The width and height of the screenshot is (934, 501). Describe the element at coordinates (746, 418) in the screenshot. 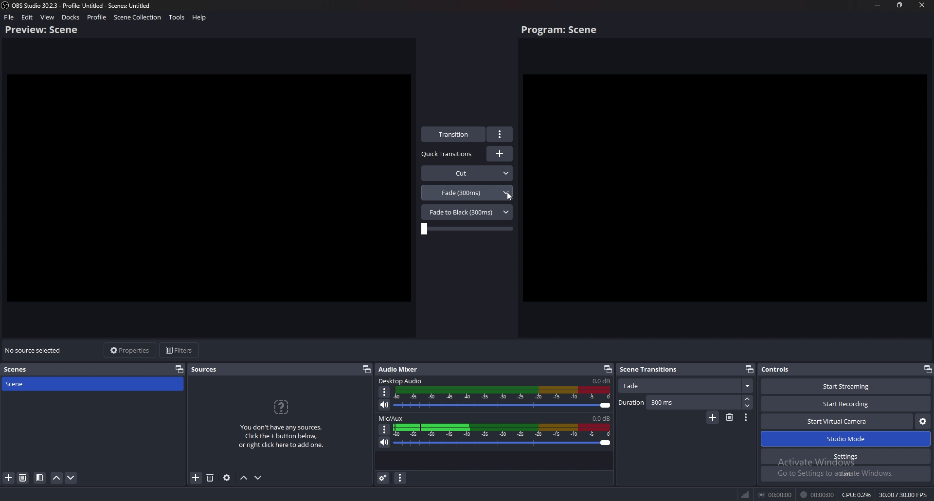

I see `Options` at that location.